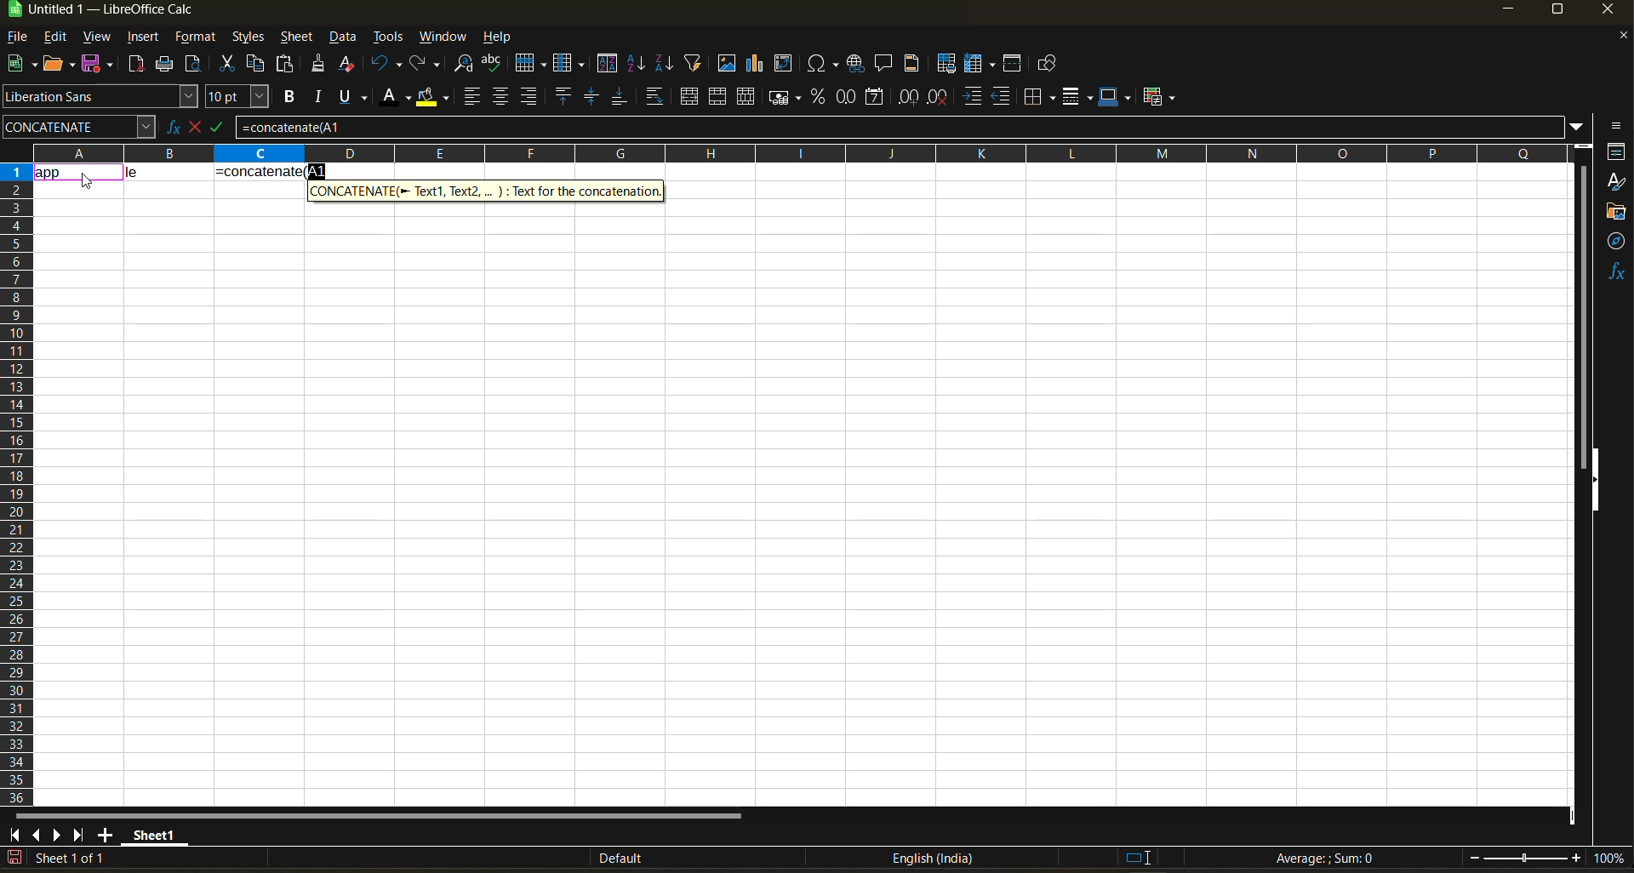 The height and width of the screenshot is (873, 1634). What do you see at coordinates (14, 859) in the screenshot?
I see `click to save` at bounding box center [14, 859].